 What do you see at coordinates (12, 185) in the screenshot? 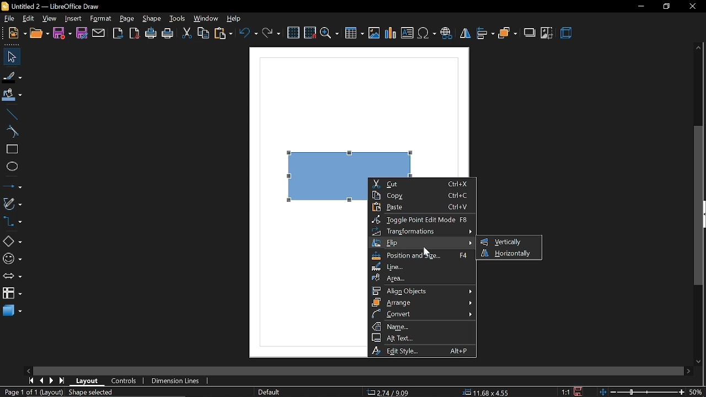
I see `lines and arrows` at bounding box center [12, 185].